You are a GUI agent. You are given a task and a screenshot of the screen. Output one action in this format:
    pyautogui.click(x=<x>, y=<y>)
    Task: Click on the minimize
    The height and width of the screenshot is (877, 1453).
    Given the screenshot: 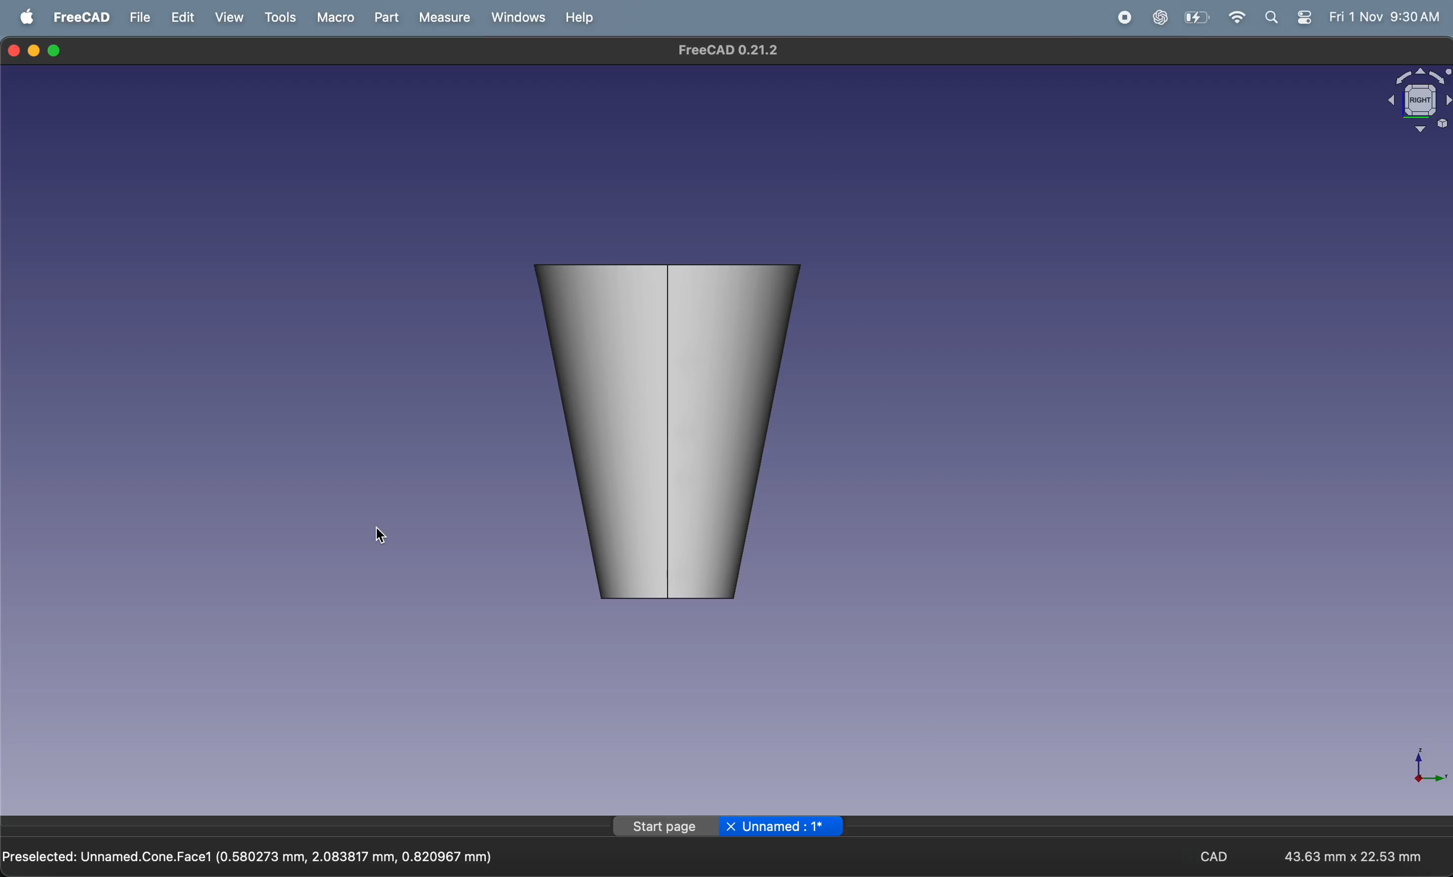 What is the action you would take?
    pyautogui.click(x=36, y=50)
    